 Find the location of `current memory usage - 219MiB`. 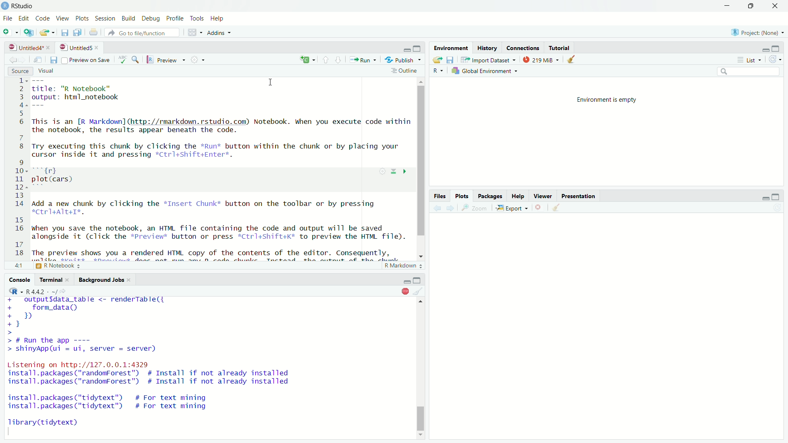

current memory usage - 219MiB is located at coordinates (542, 60).